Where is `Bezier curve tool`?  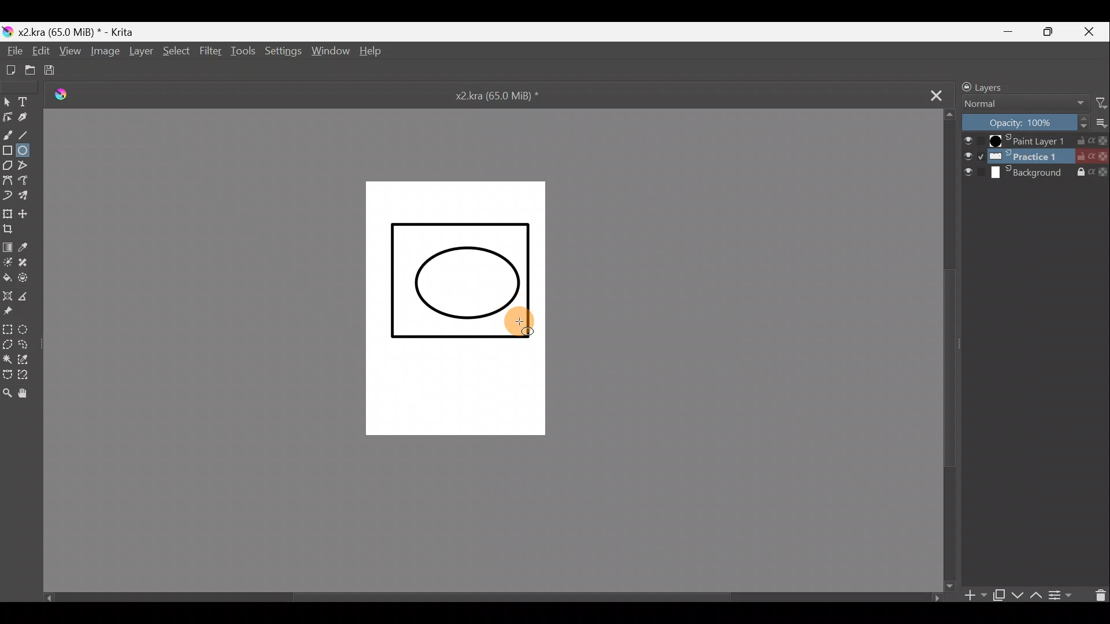 Bezier curve tool is located at coordinates (8, 180).